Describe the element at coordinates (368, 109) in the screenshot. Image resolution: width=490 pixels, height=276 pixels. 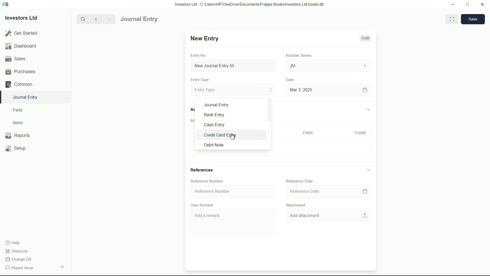
I see `expand/collapse` at that location.